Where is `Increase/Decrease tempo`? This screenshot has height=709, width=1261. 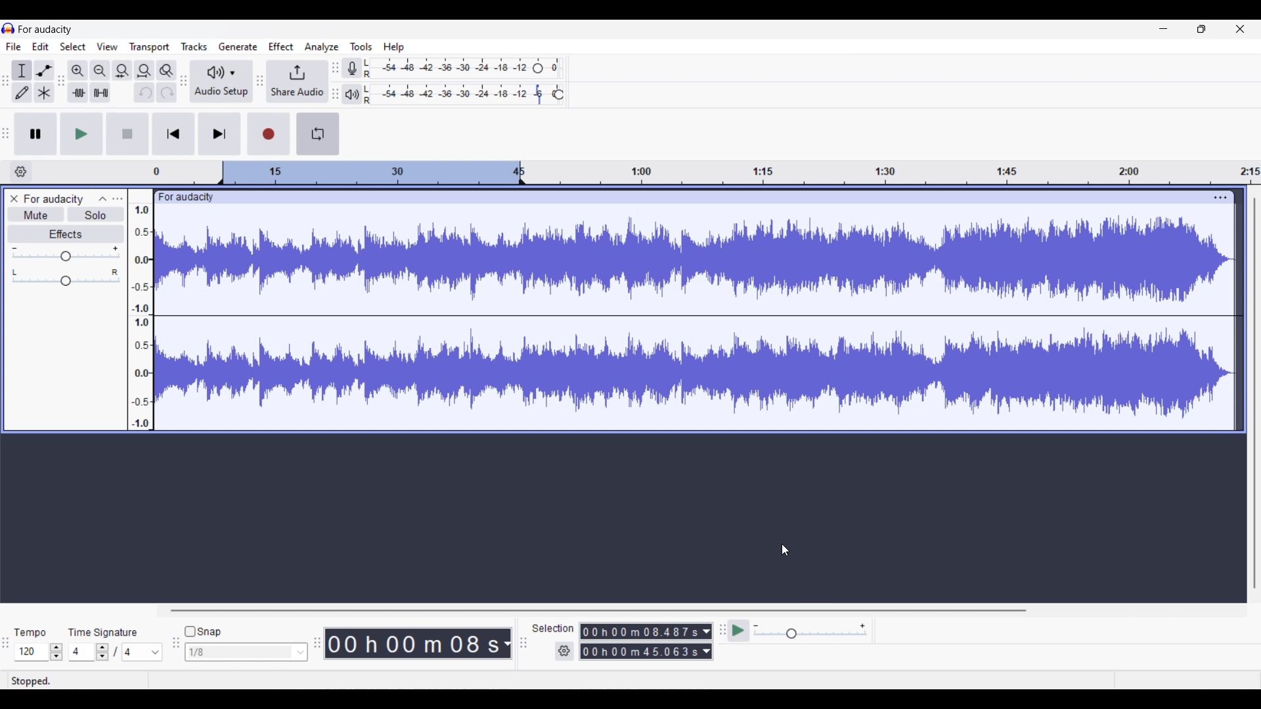
Increase/Decrease tempo is located at coordinates (56, 652).